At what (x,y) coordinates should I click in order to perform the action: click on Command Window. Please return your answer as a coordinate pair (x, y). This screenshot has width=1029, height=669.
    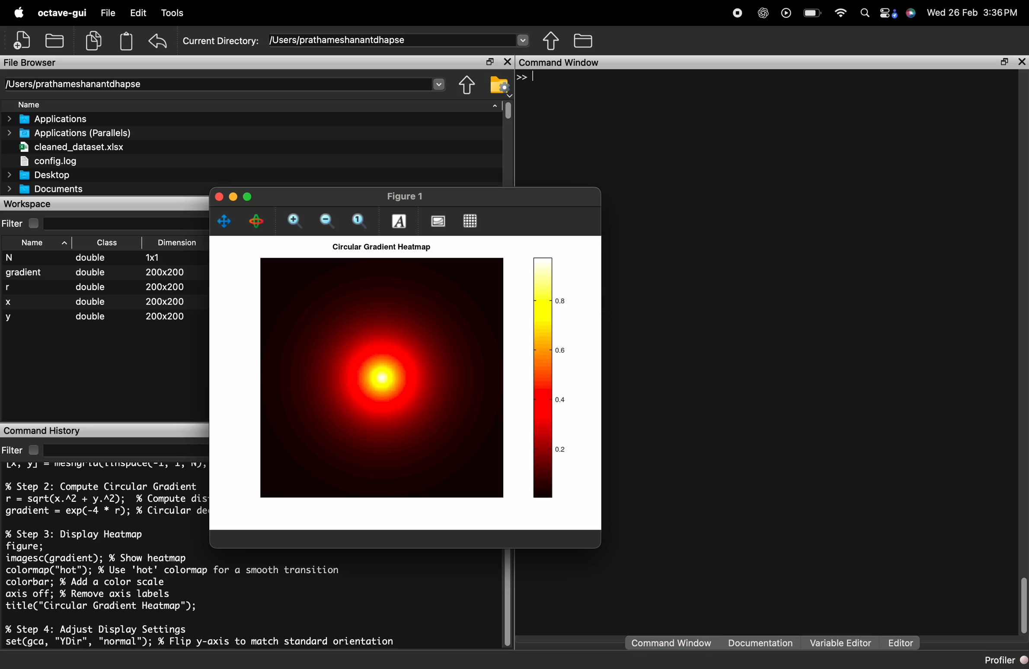
    Looking at the image, I should click on (738, 61).